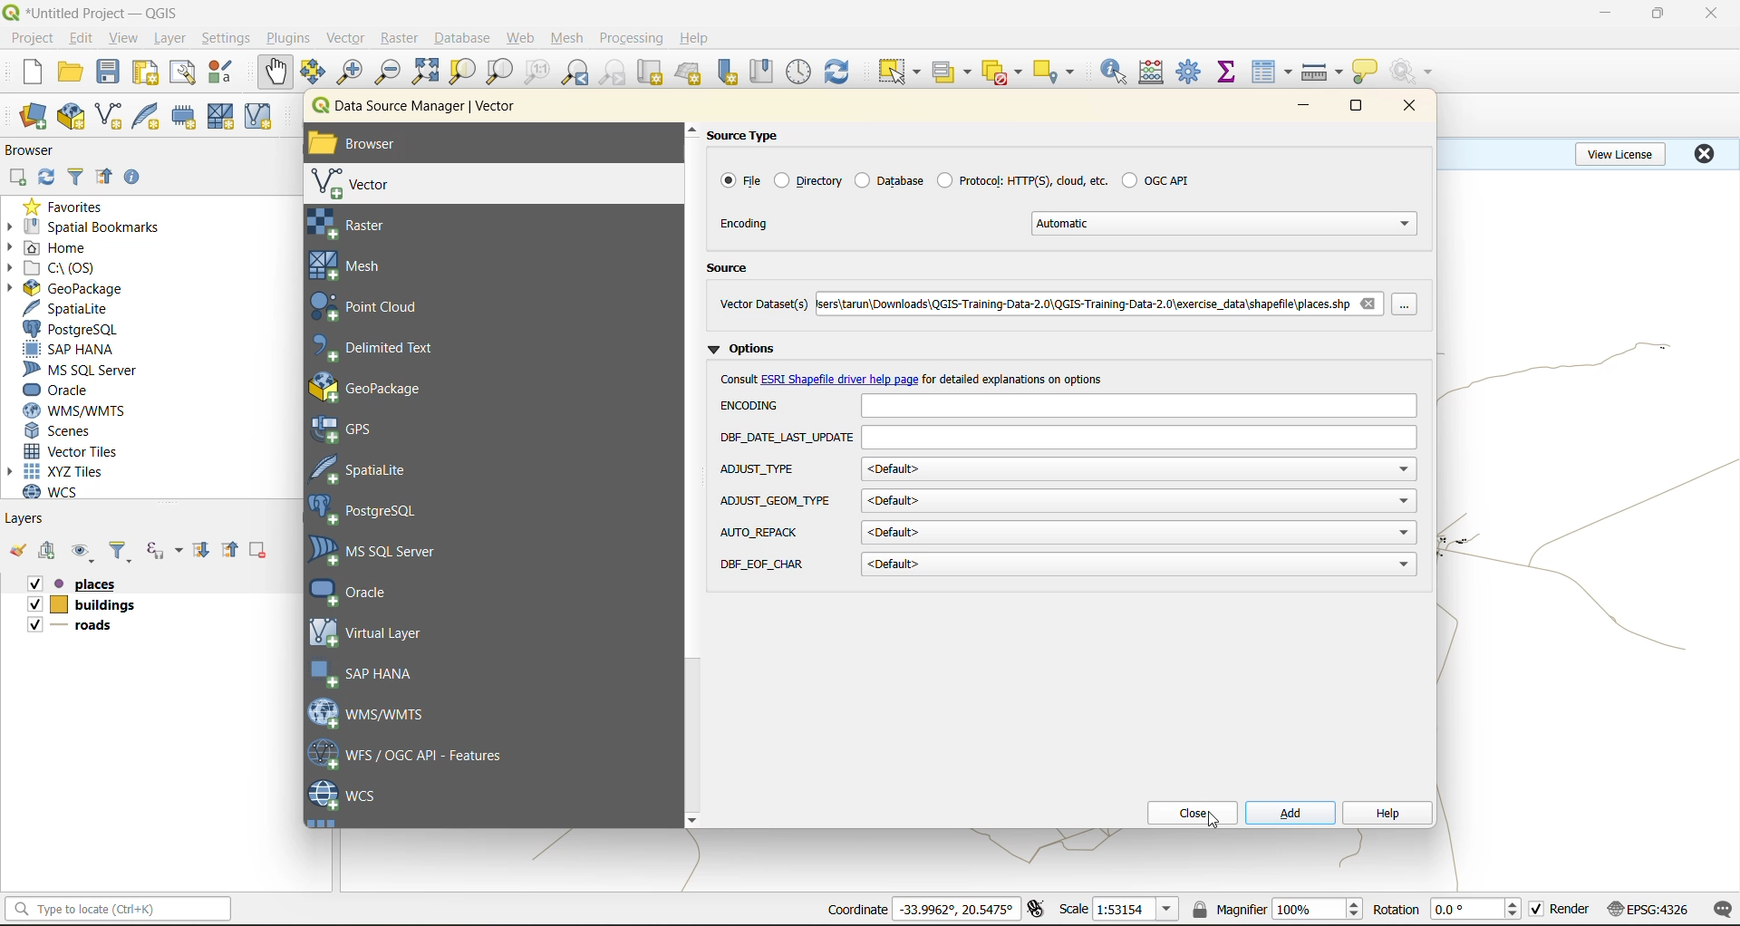 The height and width of the screenshot is (926, 1740). Describe the element at coordinates (376, 308) in the screenshot. I see `point cloud` at that location.